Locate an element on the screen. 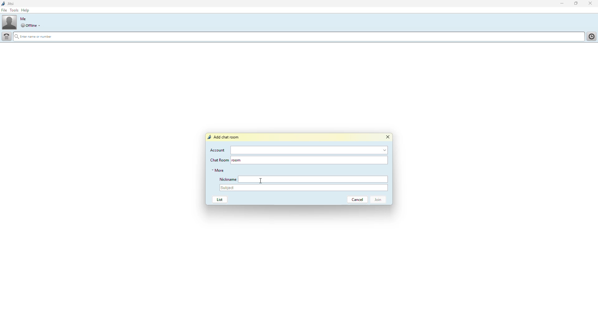 Image resolution: width=598 pixels, height=321 pixels. chat room is located at coordinates (320, 161).